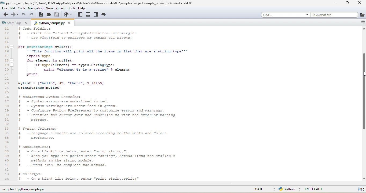 The height and width of the screenshot is (193, 366). What do you see at coordinates (33, 15) in the screenshot?
I see `redo` at bounding box center [33, 15].